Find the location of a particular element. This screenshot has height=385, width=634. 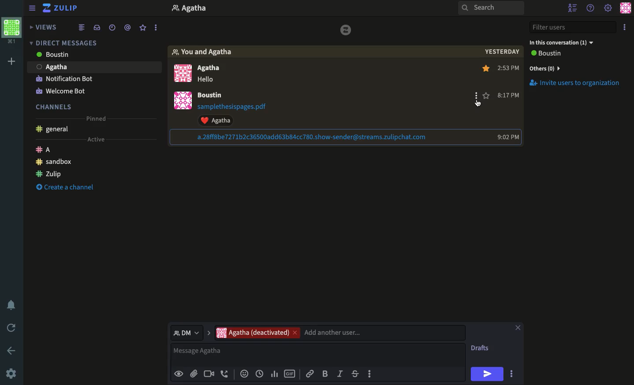

Time is located at coordinates (112, 26).